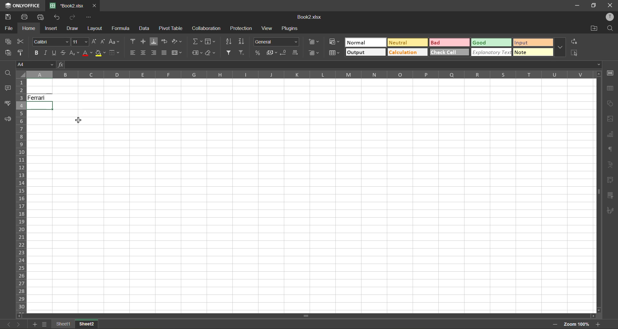  What do you see at coordinates (154, 53) in the screenshot?
I see `align right` at bounding box center [154, 53].